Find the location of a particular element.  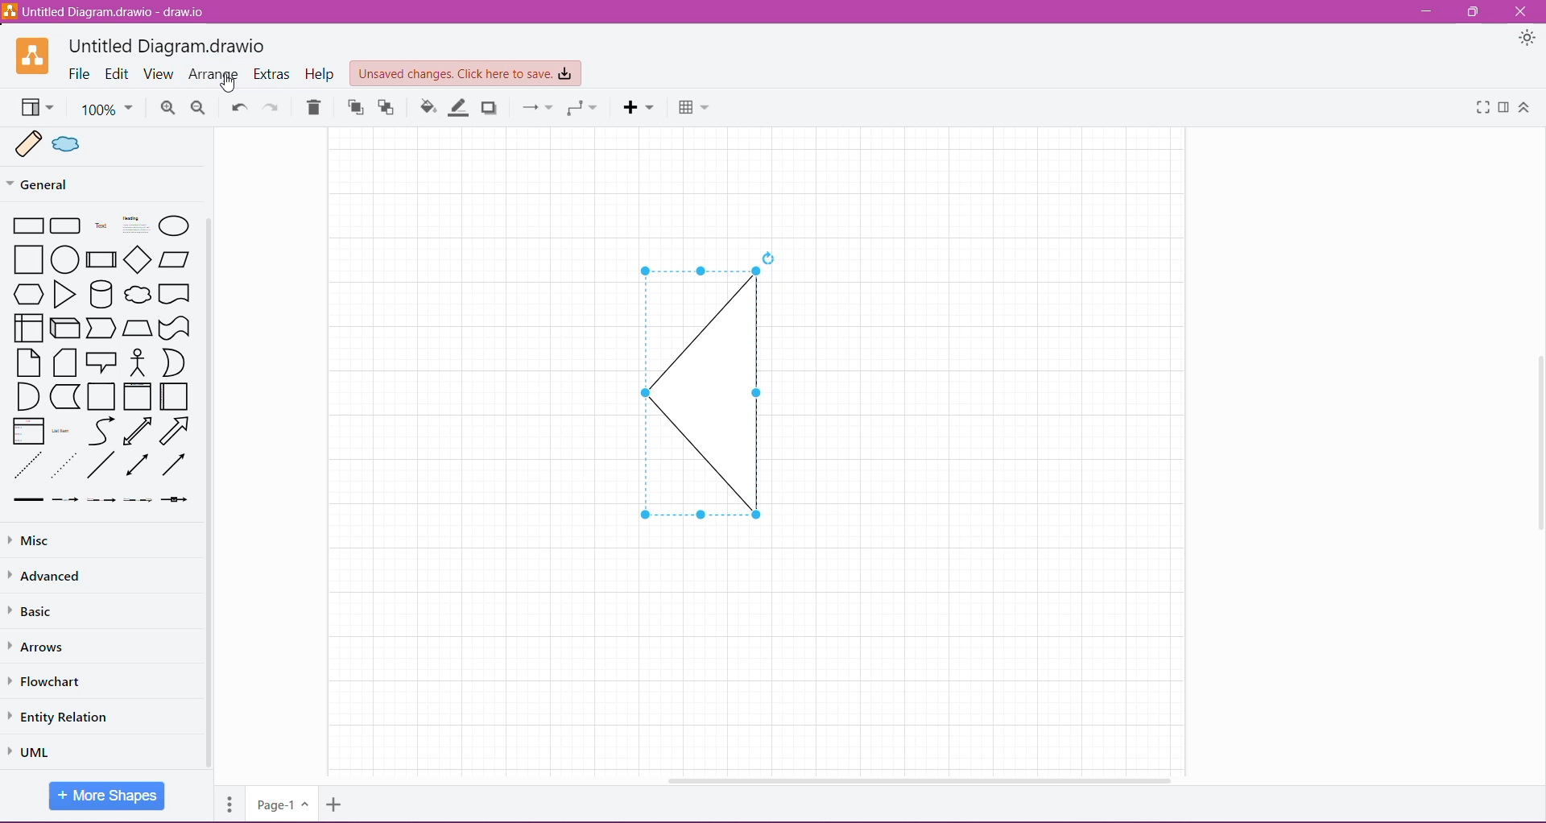

Zoom In is located at coordinates (167, 108).